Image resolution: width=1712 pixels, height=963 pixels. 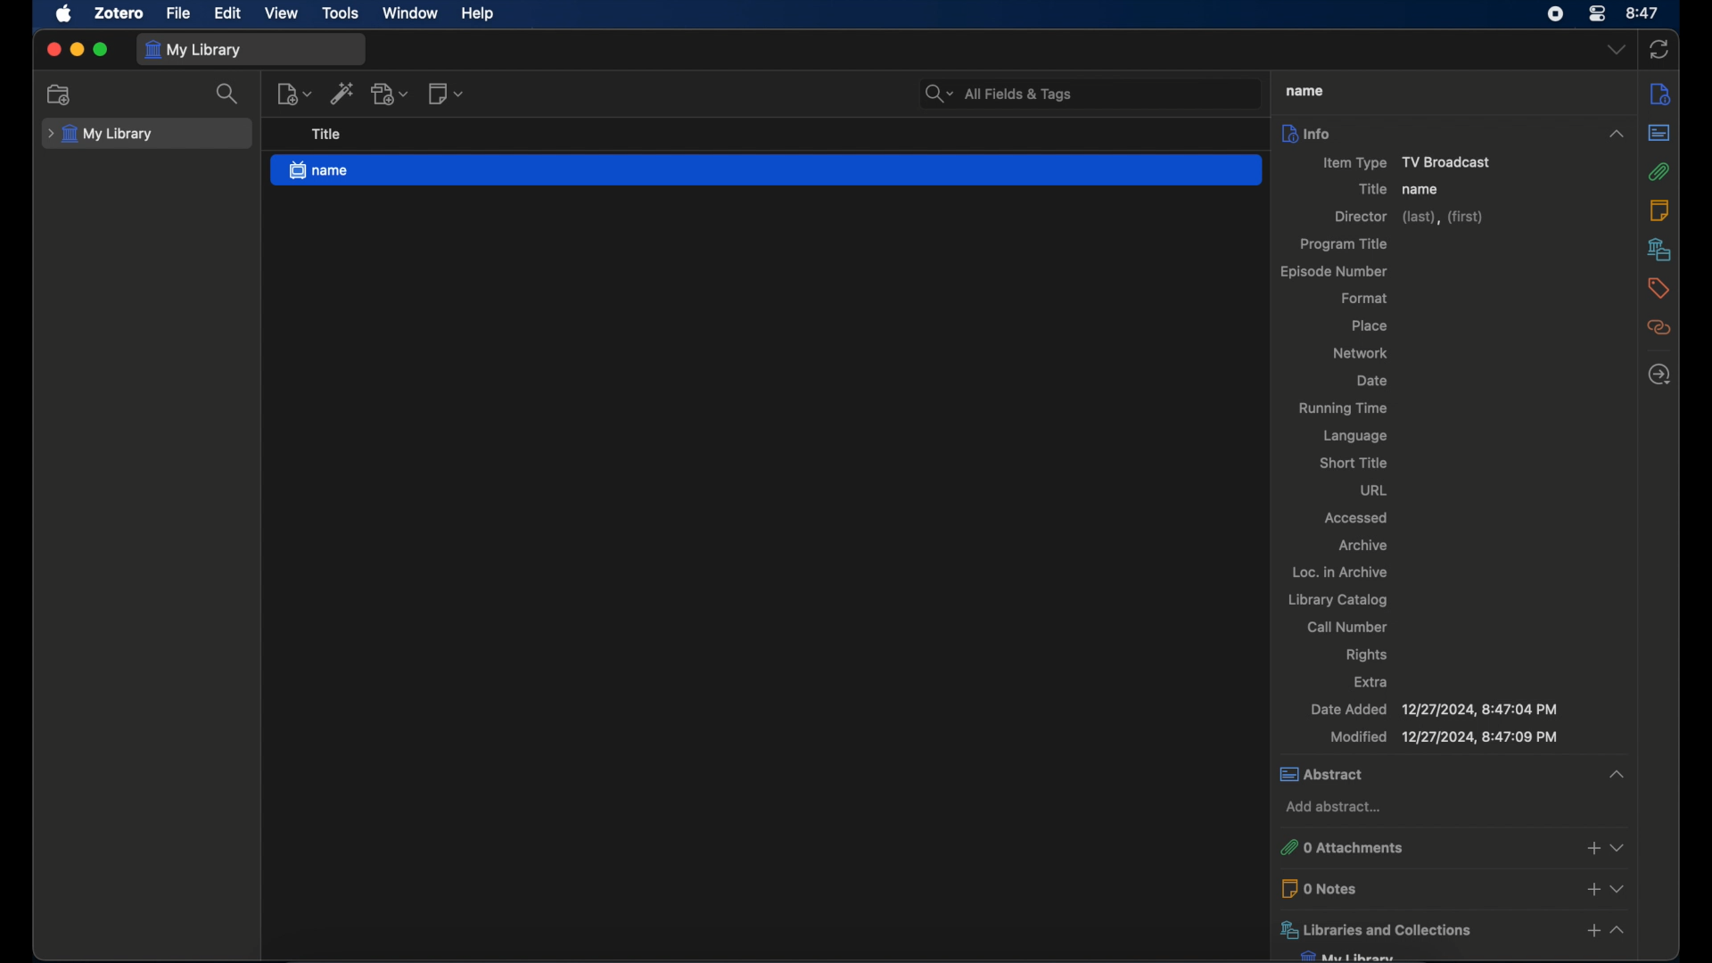 I want to click on window, so click(x=411, y=13).